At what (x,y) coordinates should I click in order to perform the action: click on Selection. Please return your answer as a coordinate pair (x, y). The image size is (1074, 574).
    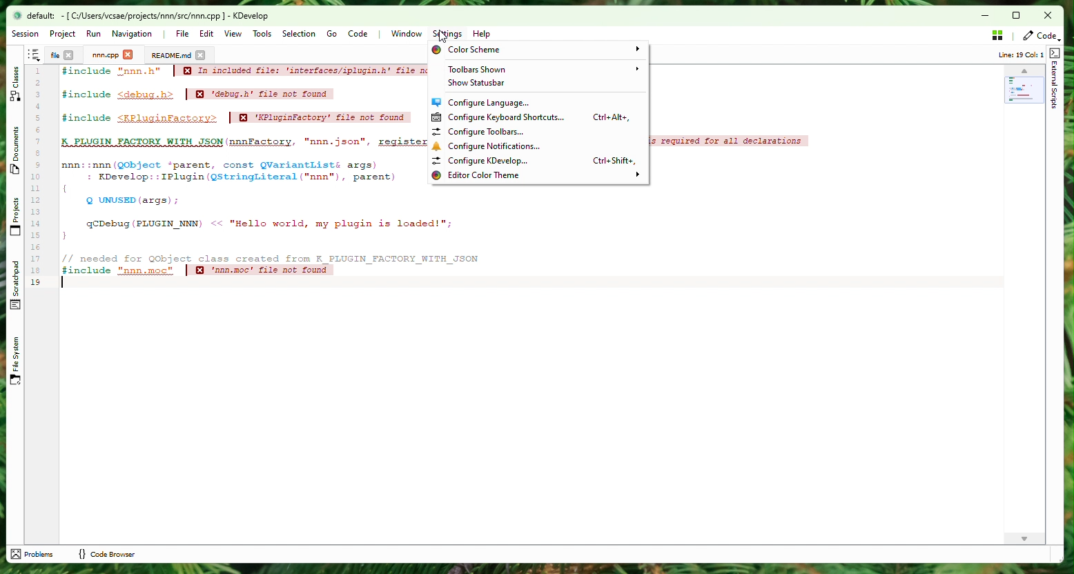
    Looking at the image, I should click on (299, 33).